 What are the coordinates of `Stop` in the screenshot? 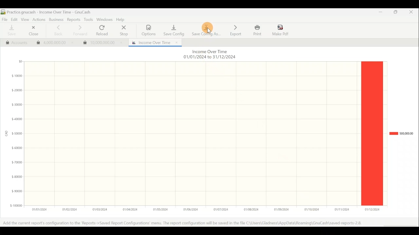 It's located at (123, 31).